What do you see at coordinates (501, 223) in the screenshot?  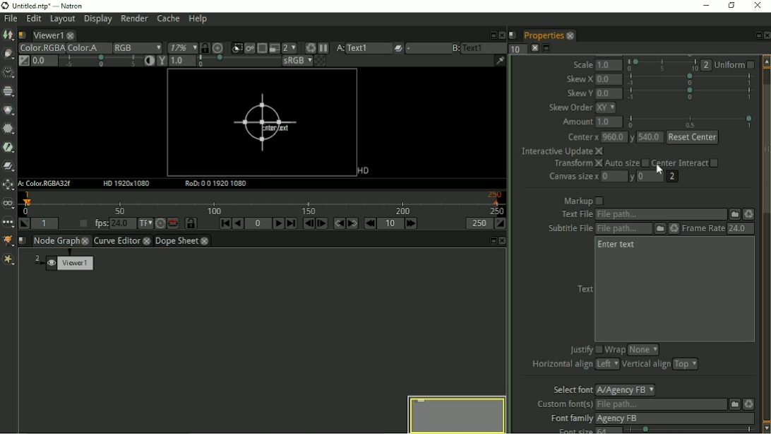 I see `Set the playback out point at the current frame` at bounding box center [501, 223].